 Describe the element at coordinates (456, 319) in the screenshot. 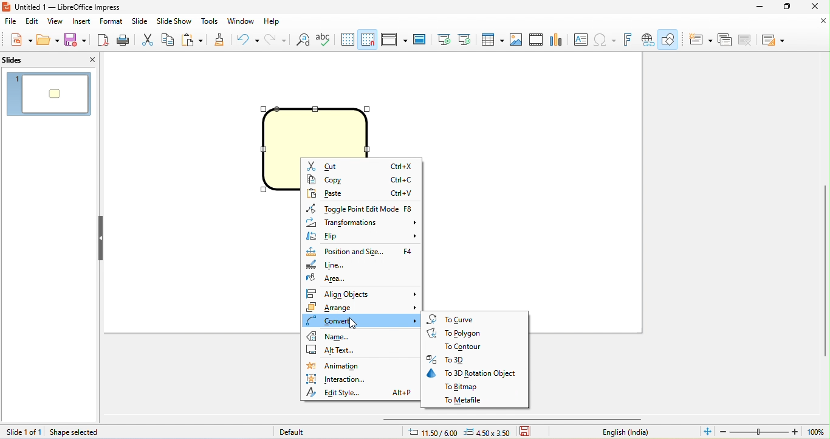

I see `to curve` at that location.